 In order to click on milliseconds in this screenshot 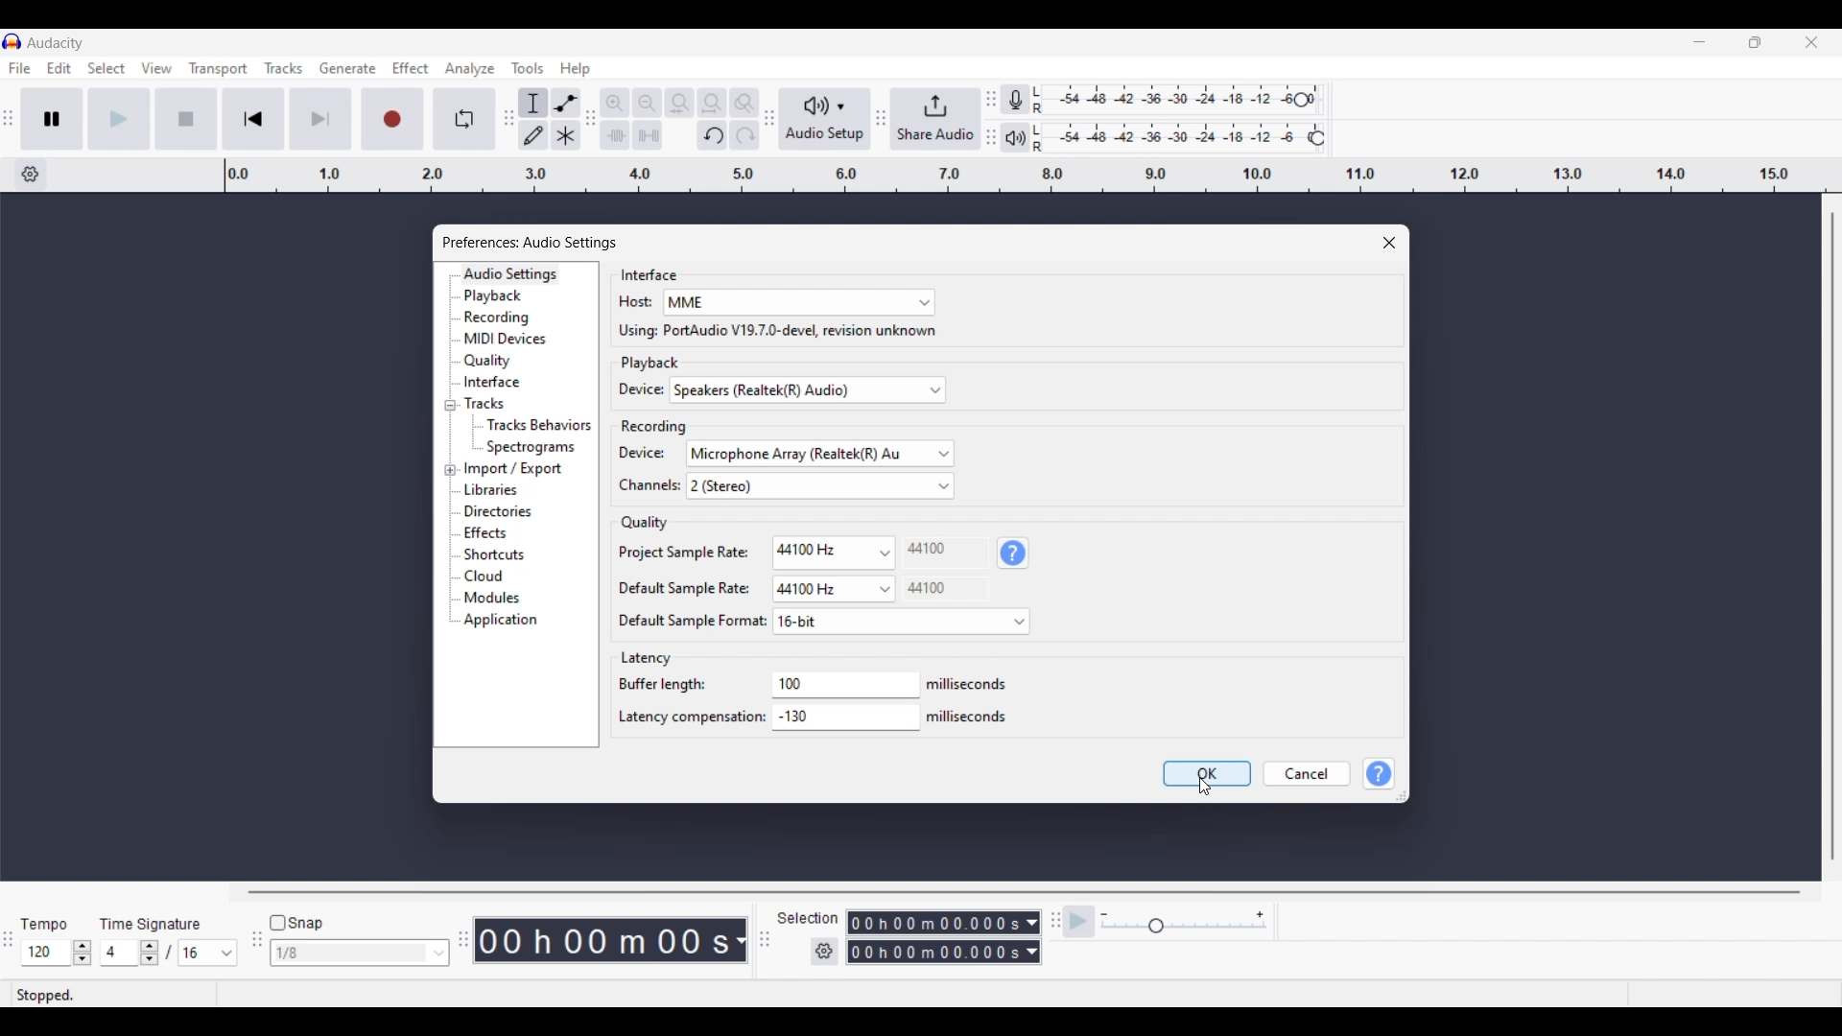, I will do `click(971, 717)`.